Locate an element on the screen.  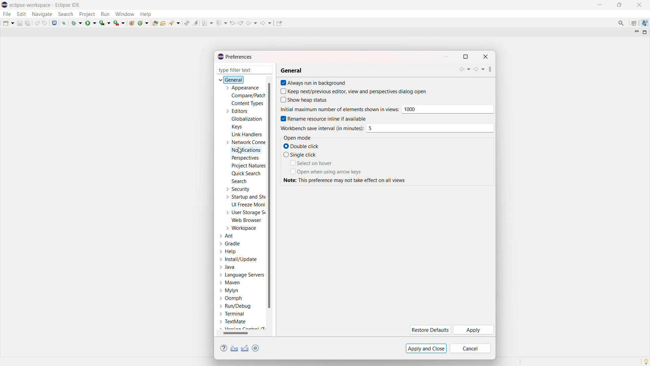
textmate is located at coordinates (234, 321).